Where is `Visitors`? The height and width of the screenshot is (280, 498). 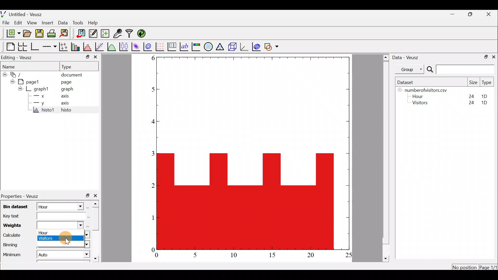 Visitors is located at coordinates (422, 104).